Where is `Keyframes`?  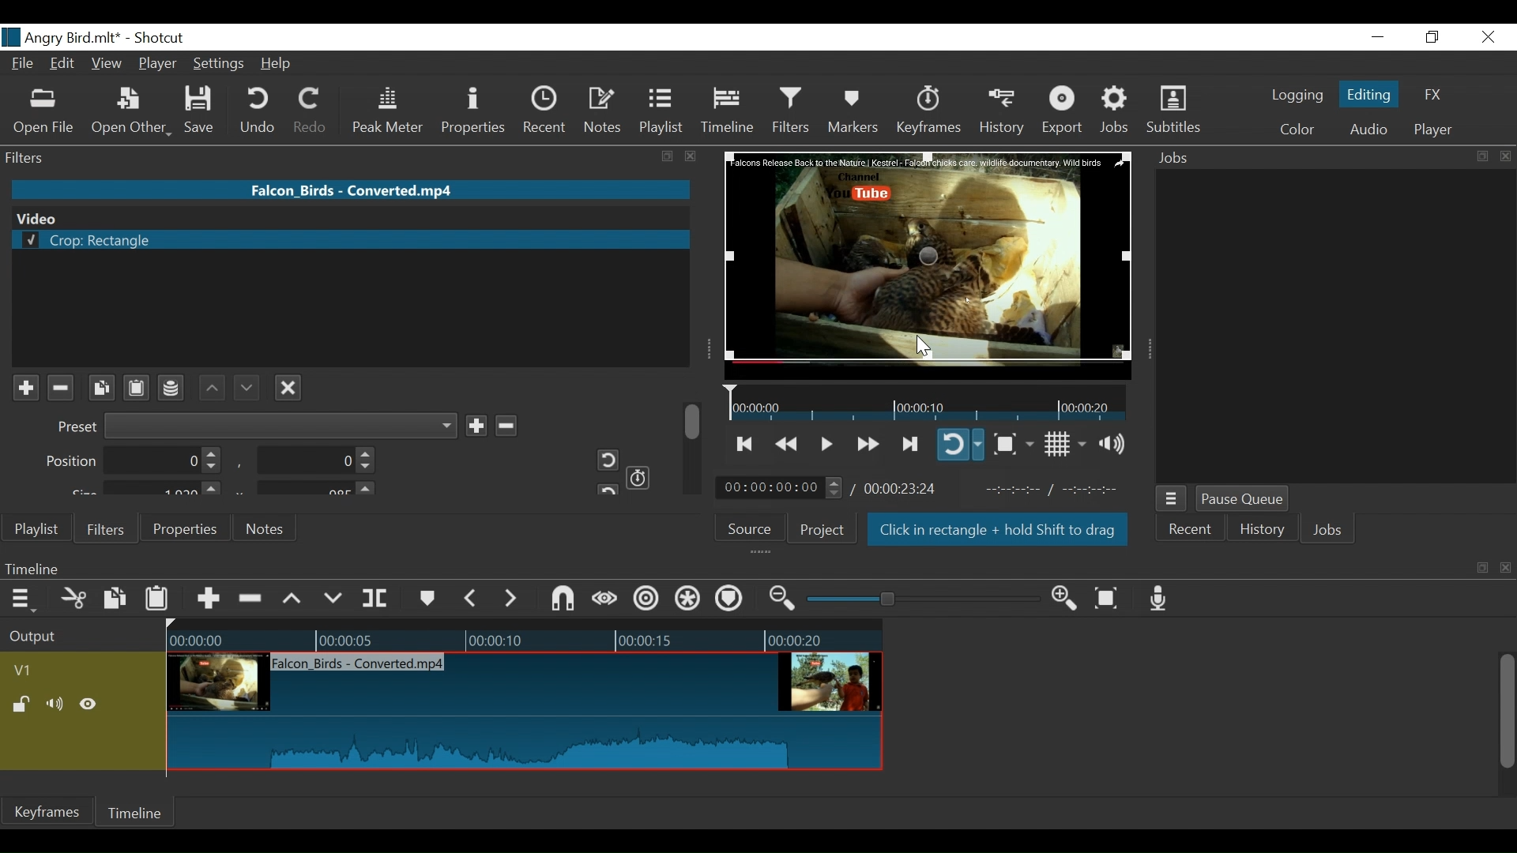 Keyframes is located at coordinates (928, 111).